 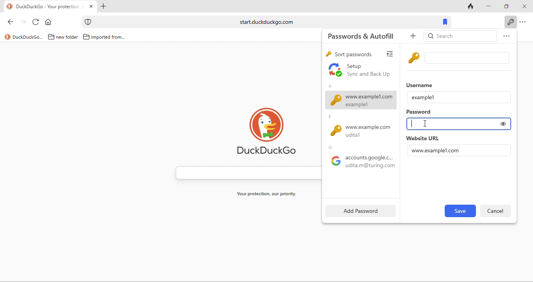 What do you see at coordinates (10, 7) in the screenshot?
I see `logo` at bounding box center [10, 7].